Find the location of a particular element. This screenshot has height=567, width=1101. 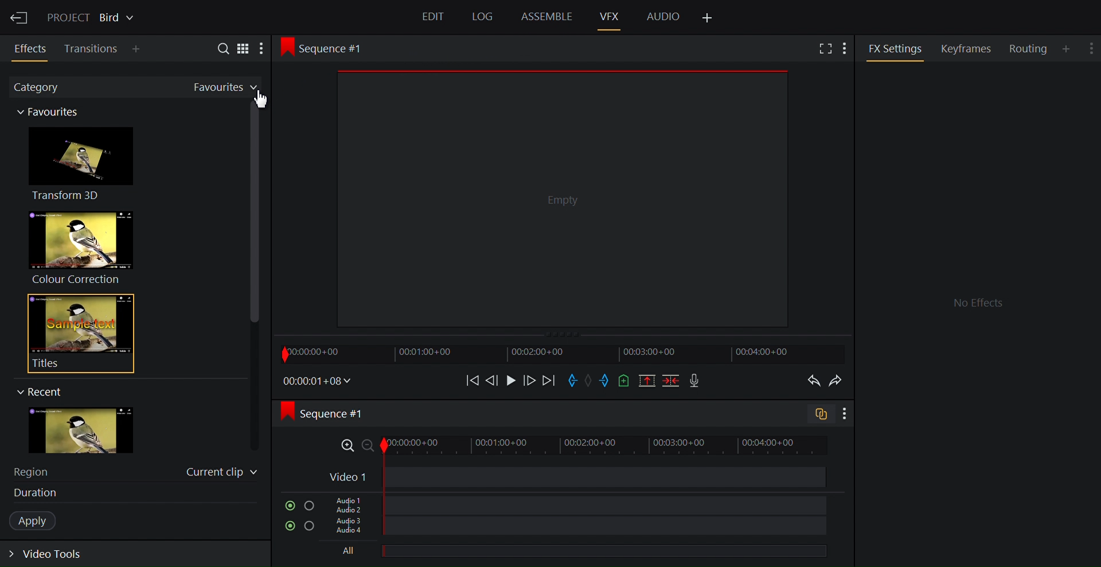

Mute/Unmute is located at coordinates (290, 506).